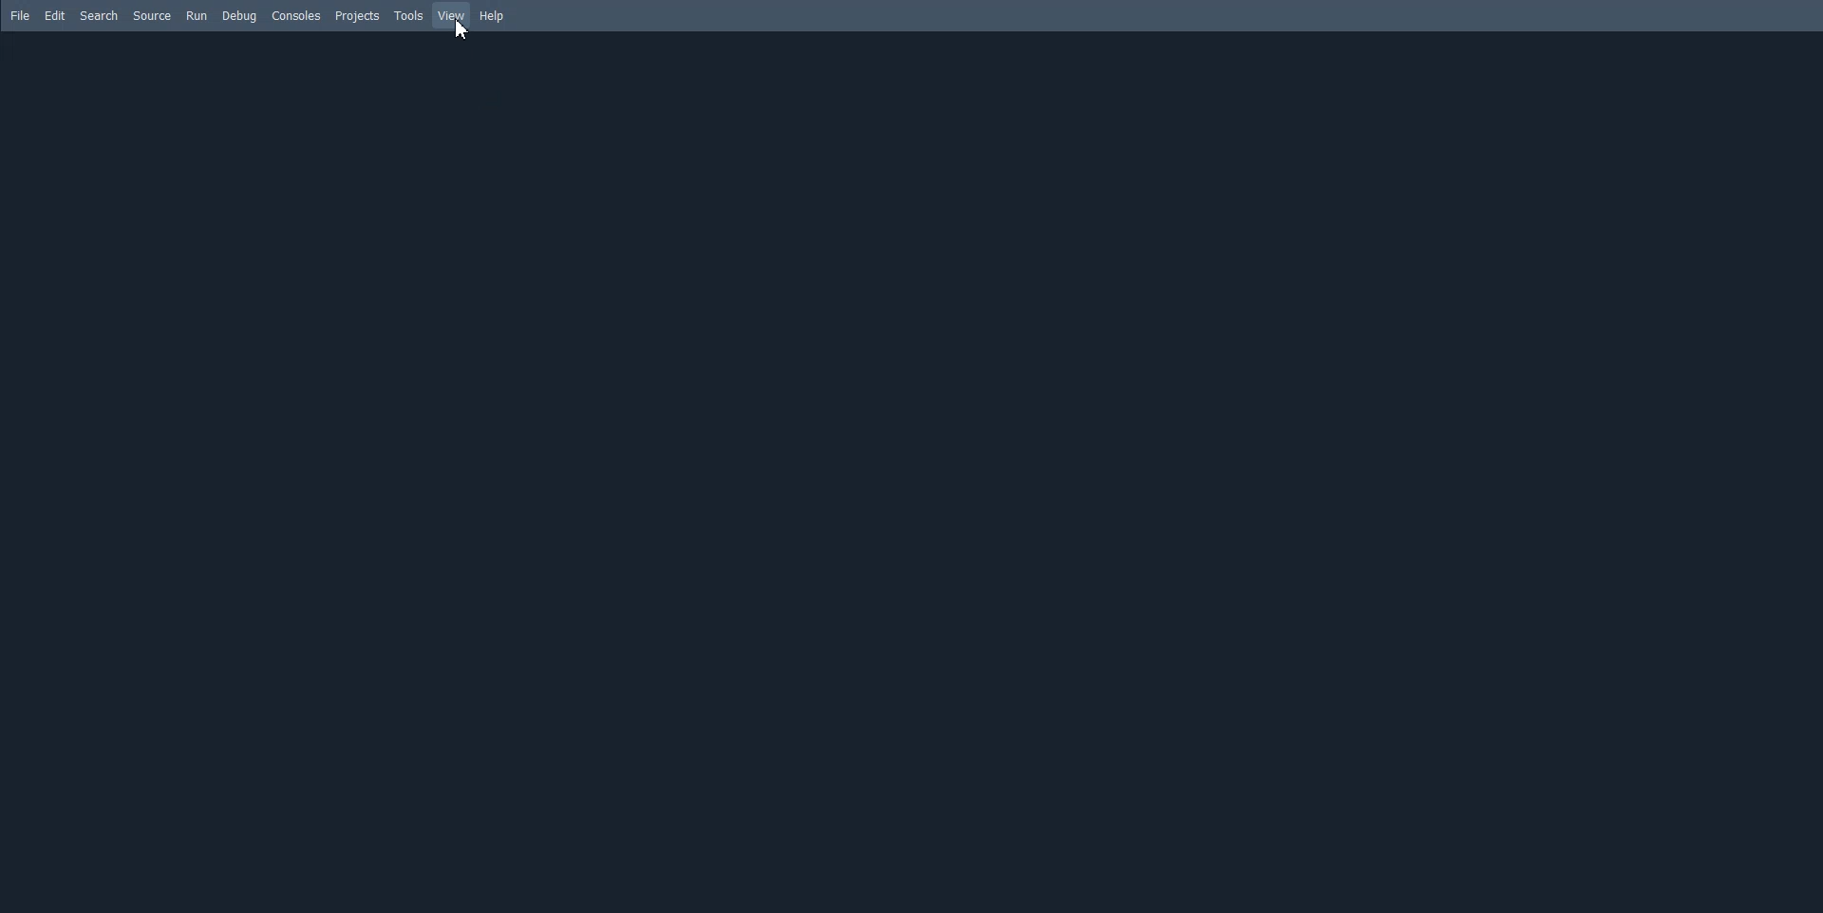  I want to click on Source, so click(152, 16).